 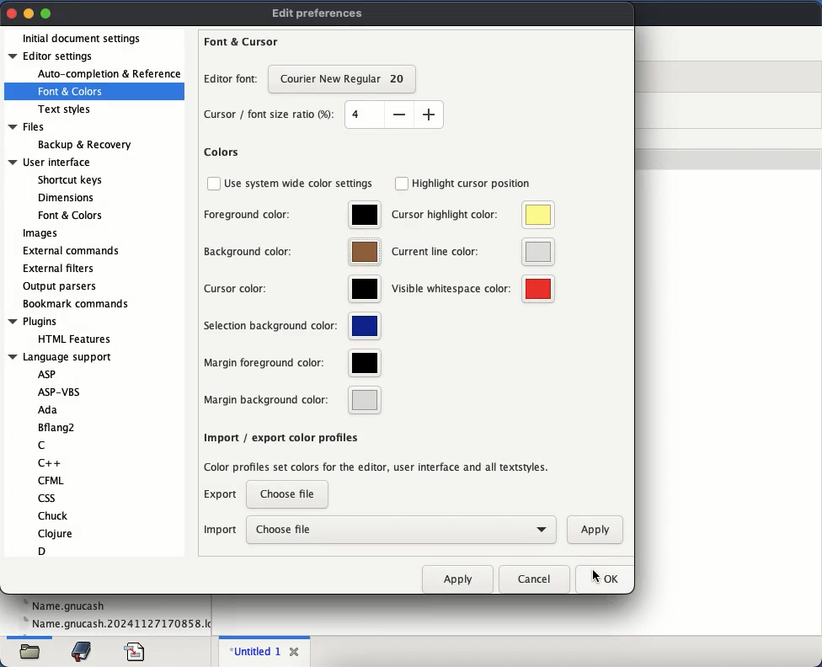 I want to click on minimize, so click(x=29, y=13).